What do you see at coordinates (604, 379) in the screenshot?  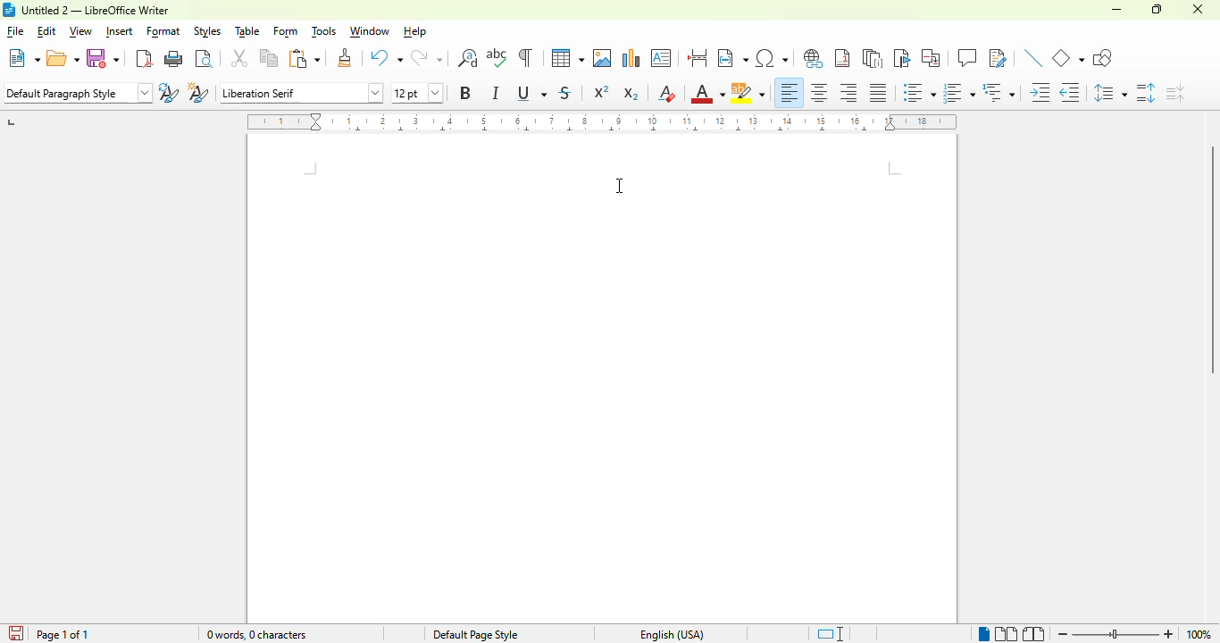 I see `A4 default page size` at bounding box center [604, 379].